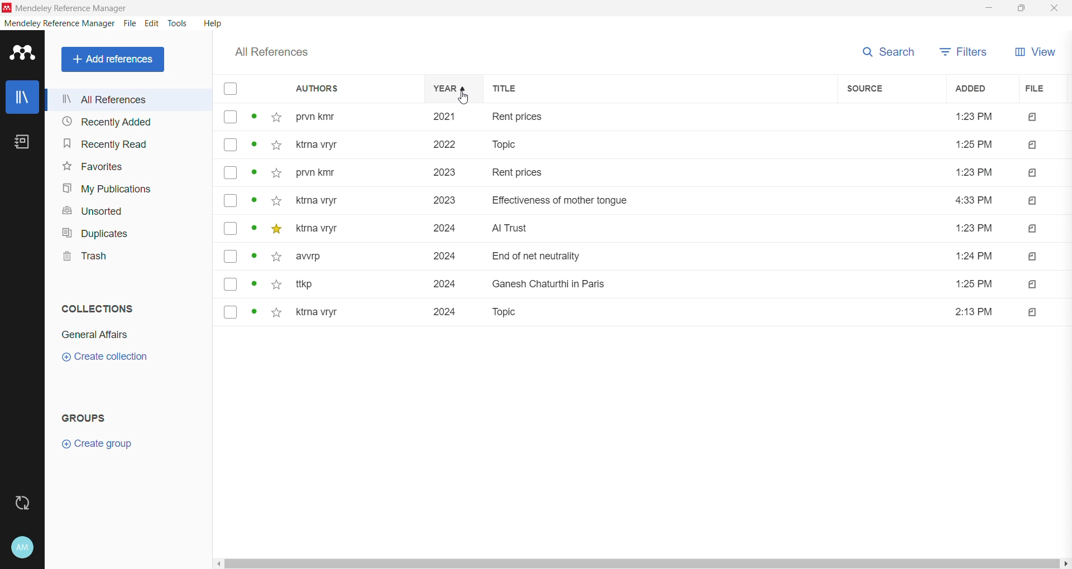 The height and width of the screenshot is (569, 1072). What do you see at coordinates (276, 229) in the screenshot?
I see `favorited` at bounding box center [276, 229].